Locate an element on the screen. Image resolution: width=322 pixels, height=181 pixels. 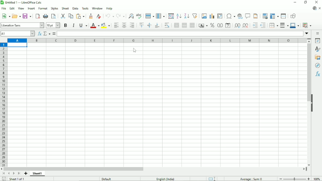
Text color is located at coordinates (95, 25).